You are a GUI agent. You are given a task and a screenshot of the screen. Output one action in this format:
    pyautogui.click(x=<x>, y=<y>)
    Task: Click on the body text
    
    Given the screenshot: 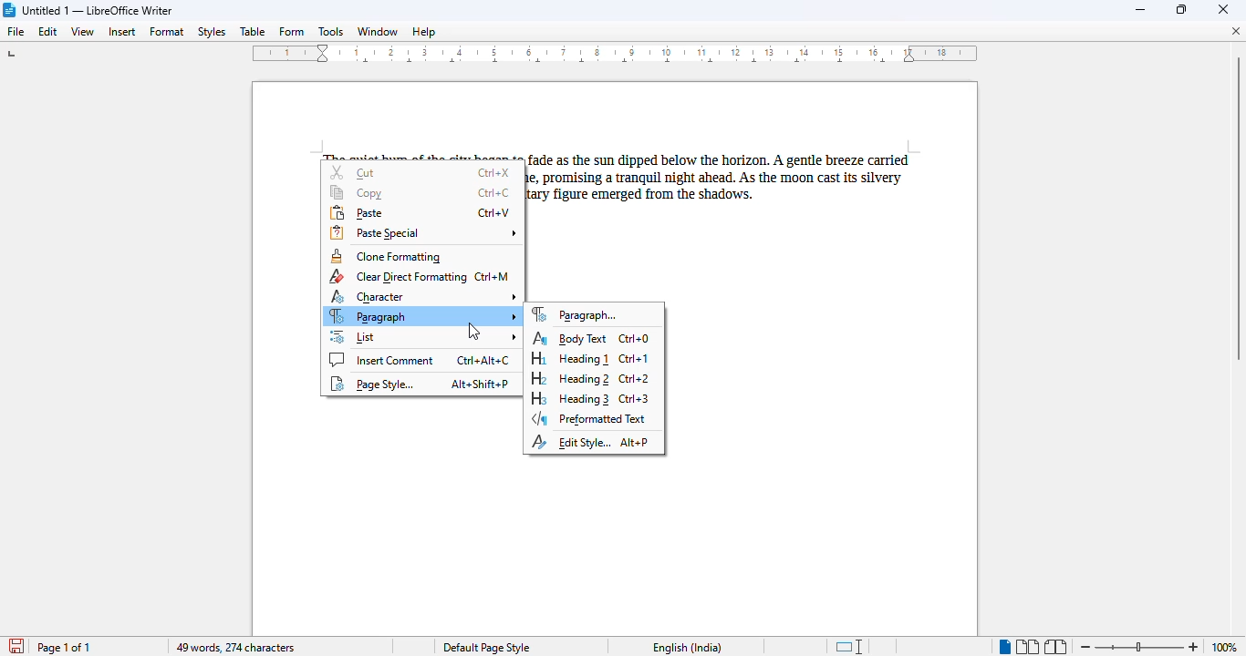 What is the action you would take?
    pyautogui.click(x=591, y=338)
    